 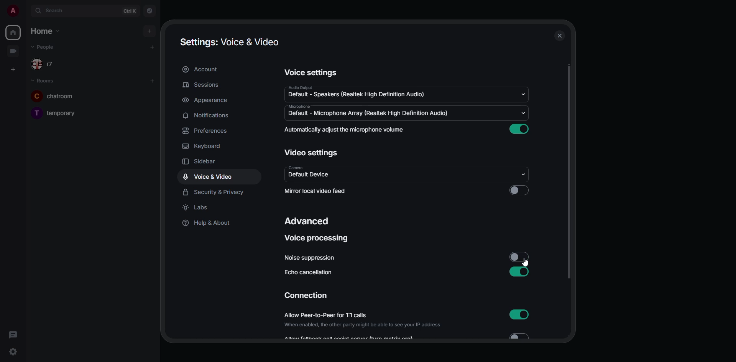 What do you see at coordinates (44, 47) in the screenshot?
I see `r7` at bounding box center [44, 47].